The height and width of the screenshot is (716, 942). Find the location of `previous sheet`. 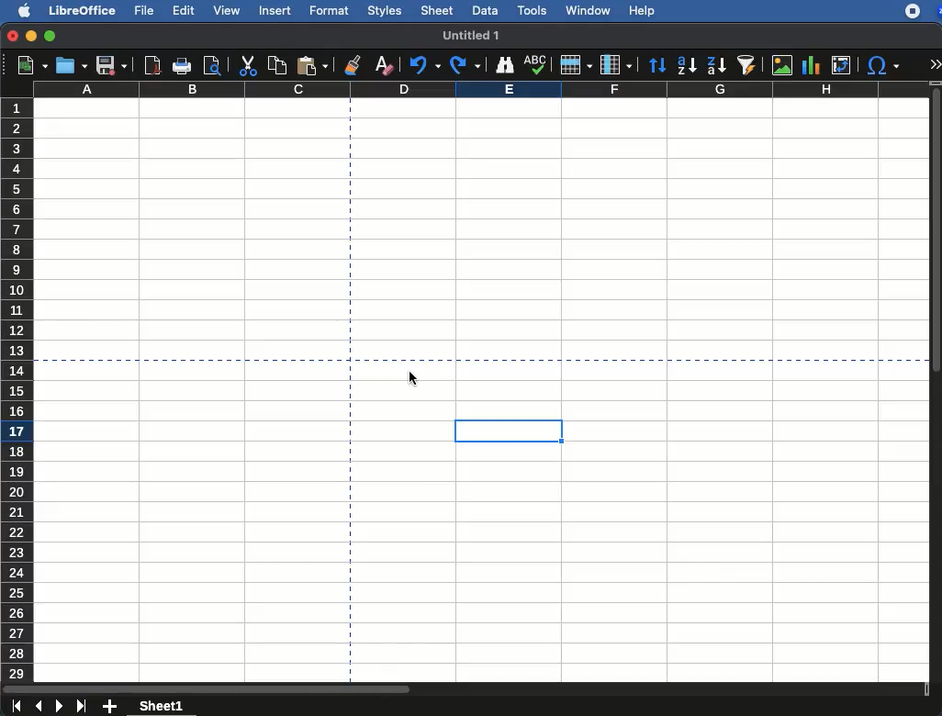

previous sheet is located at coordinates (39, 707).